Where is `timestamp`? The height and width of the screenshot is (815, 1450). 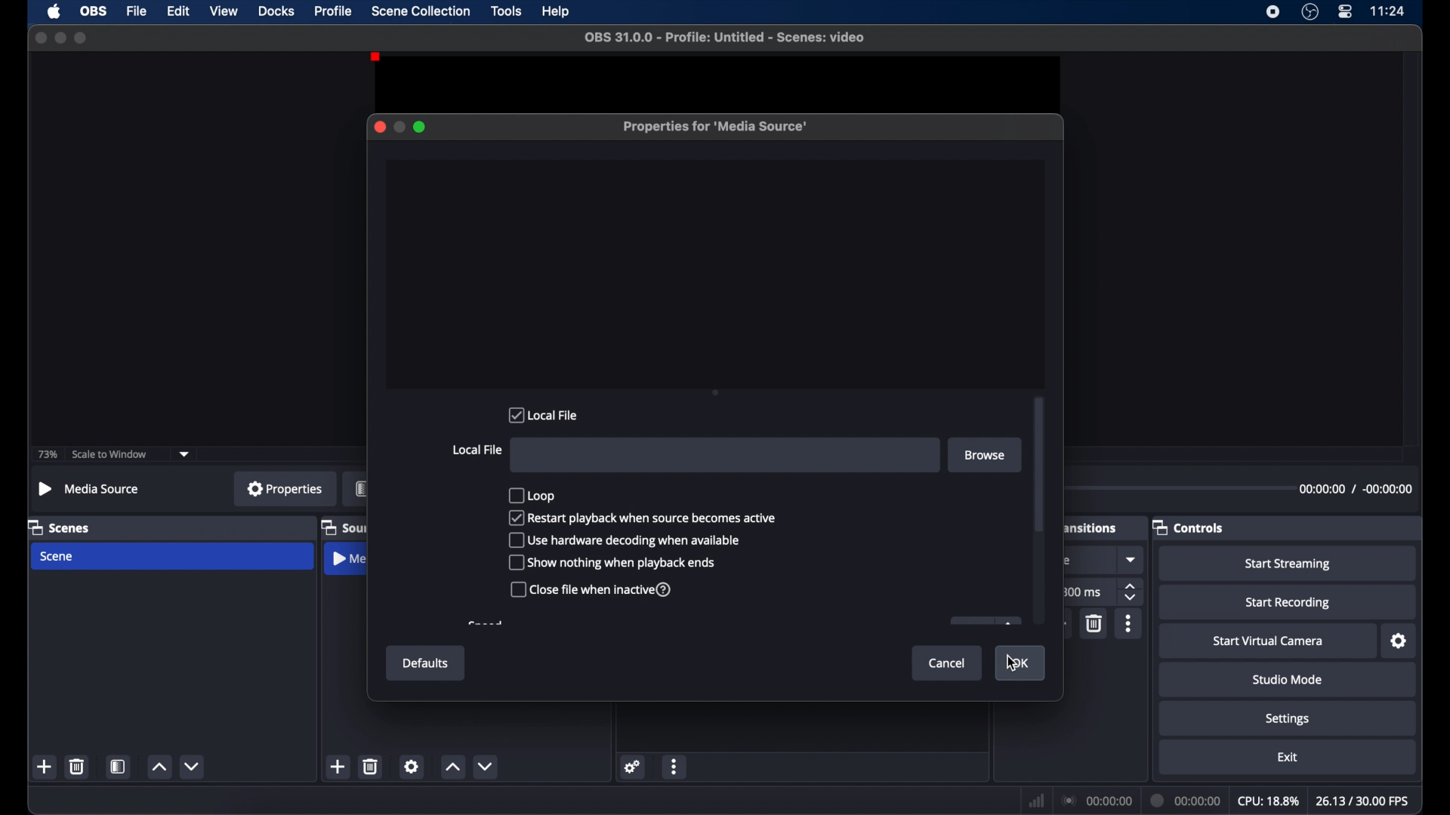 timestamp is located at coordinates (1356, 488).